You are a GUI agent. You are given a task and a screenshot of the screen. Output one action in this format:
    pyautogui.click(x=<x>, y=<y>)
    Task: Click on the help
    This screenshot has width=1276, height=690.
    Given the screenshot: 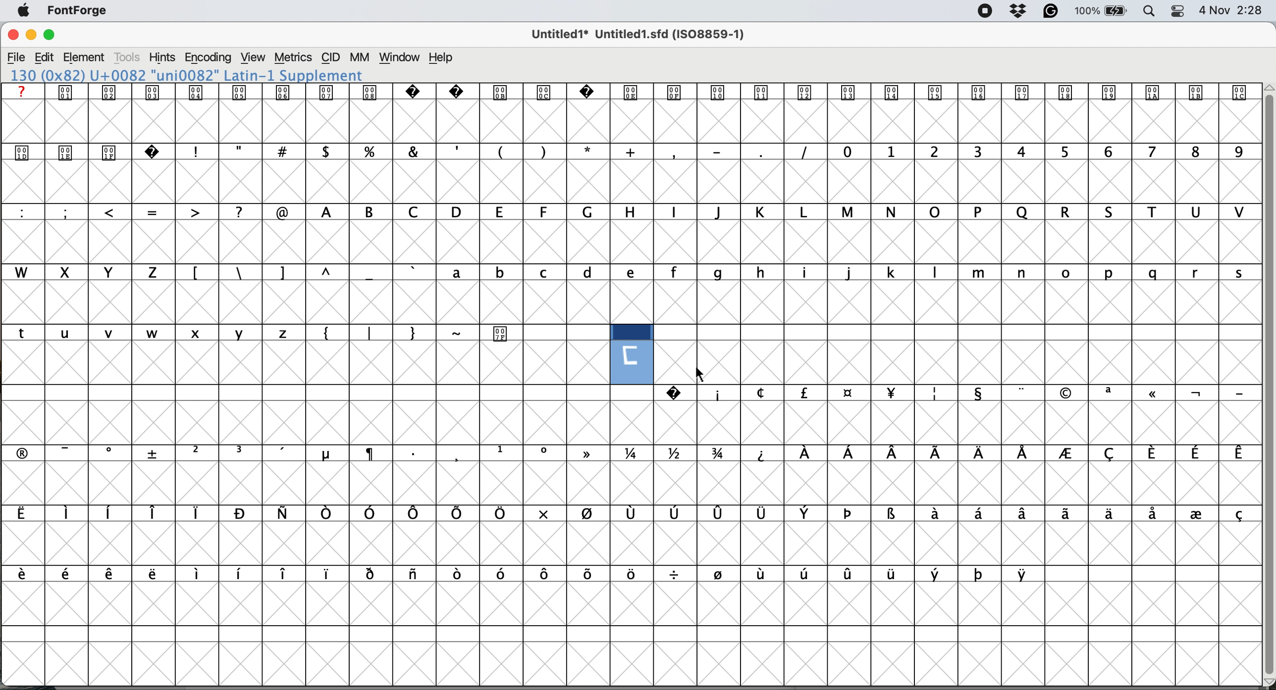 What is the action you would take?
    pyautogui.click(x=443, y=57)
    